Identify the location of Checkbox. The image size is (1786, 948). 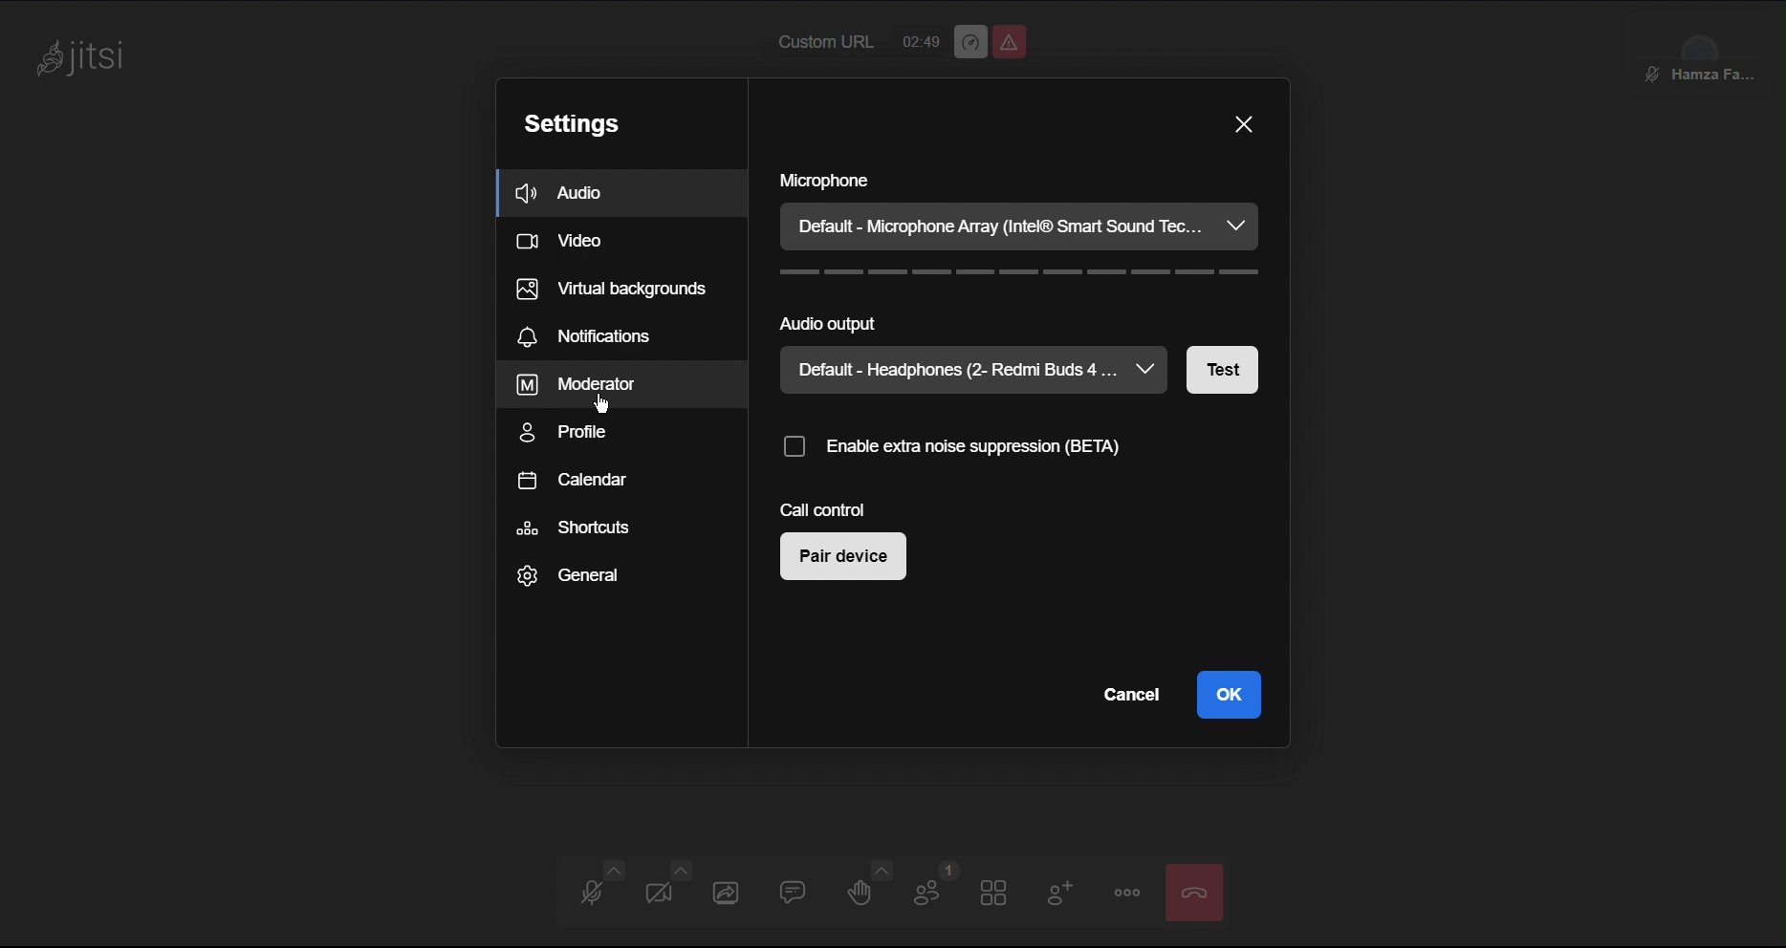
(792, 445).